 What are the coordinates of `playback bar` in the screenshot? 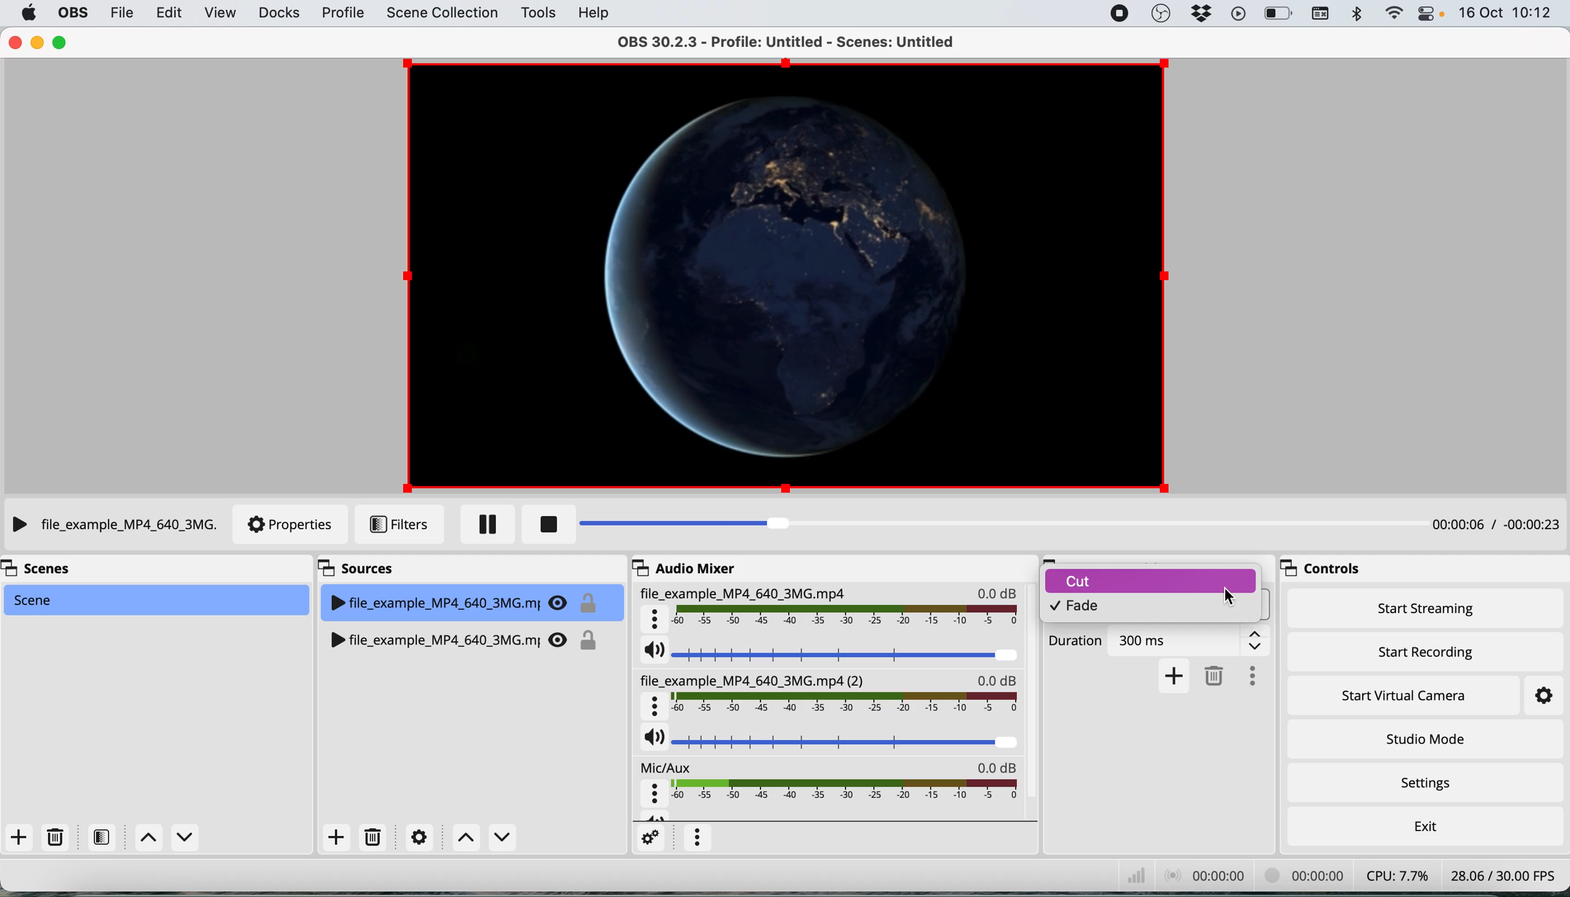 It's located at (688, 527).